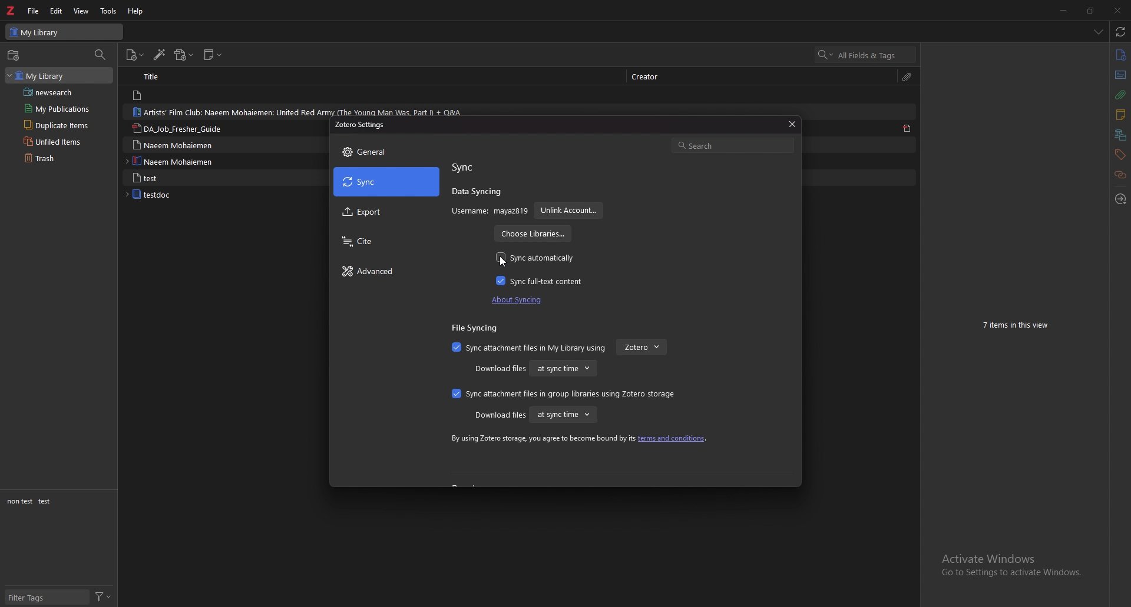 This screenshot has height=607, width=1131. What do you see at coordinates (477, 193) in the screenshot?
I see `data syncing` at bounding box center [477, 193].